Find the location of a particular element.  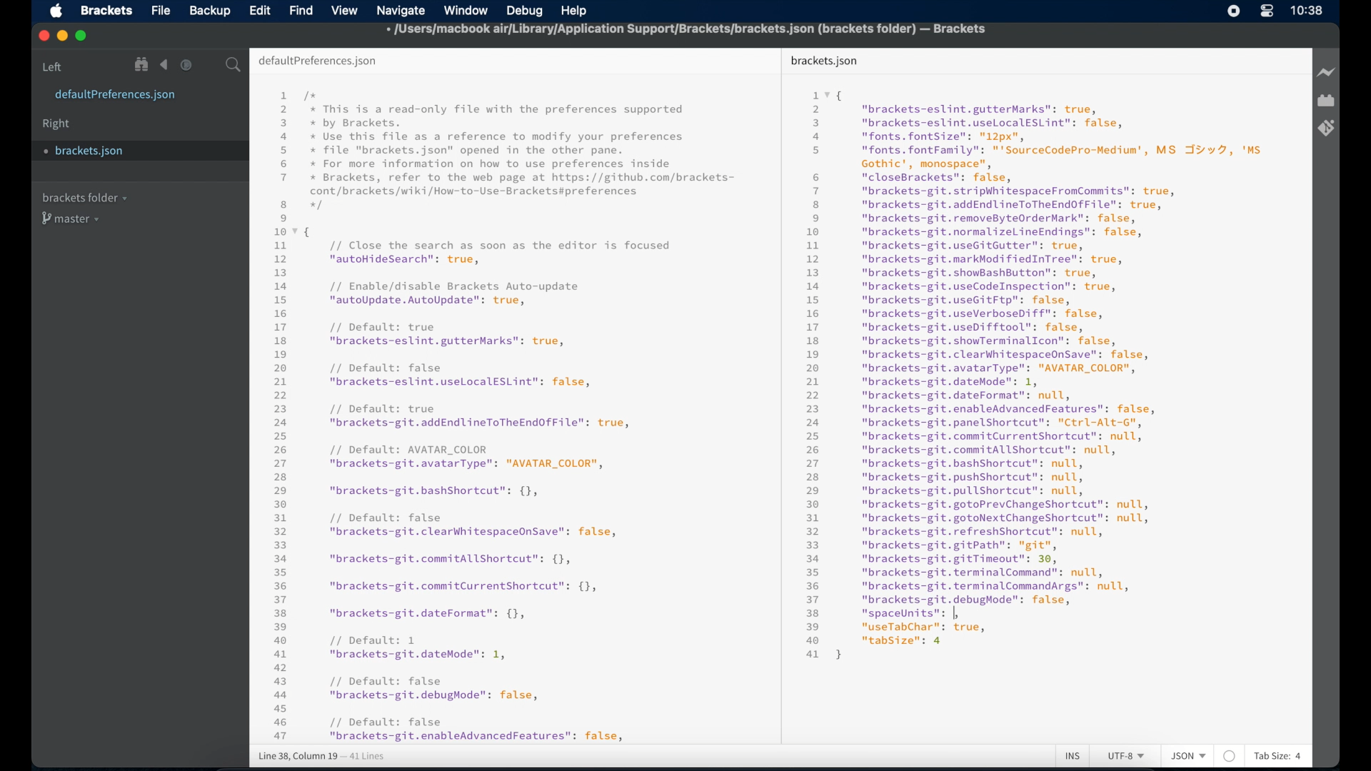

ins is located at coordinates (1073, 757).